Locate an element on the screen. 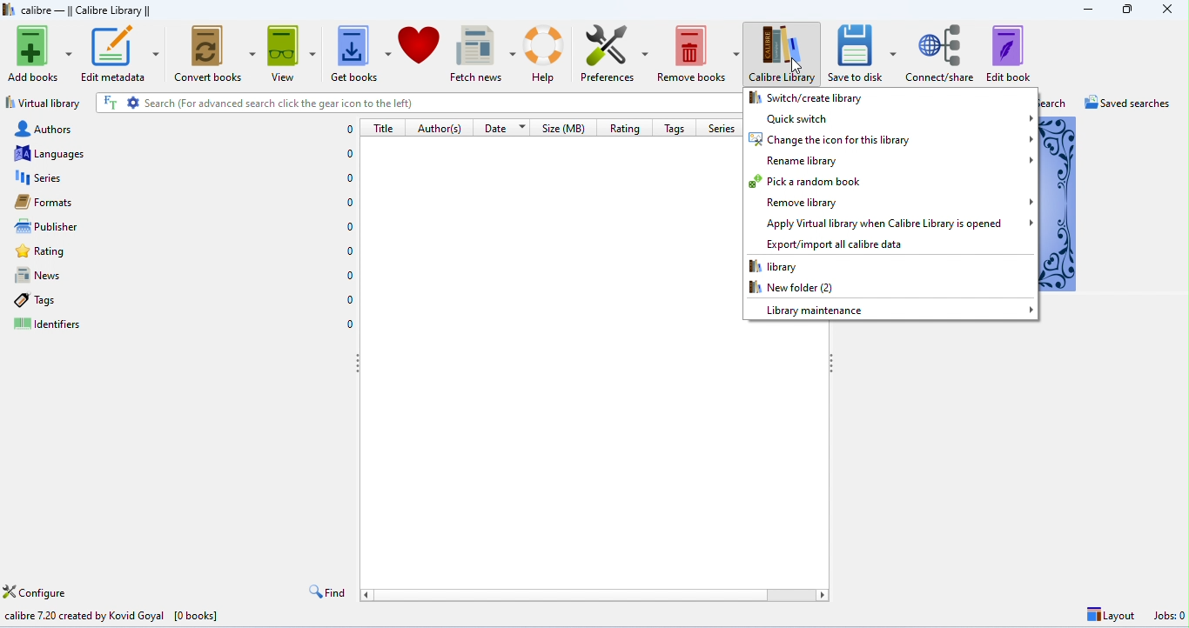  identifiers is located at coordinates (183, 324).